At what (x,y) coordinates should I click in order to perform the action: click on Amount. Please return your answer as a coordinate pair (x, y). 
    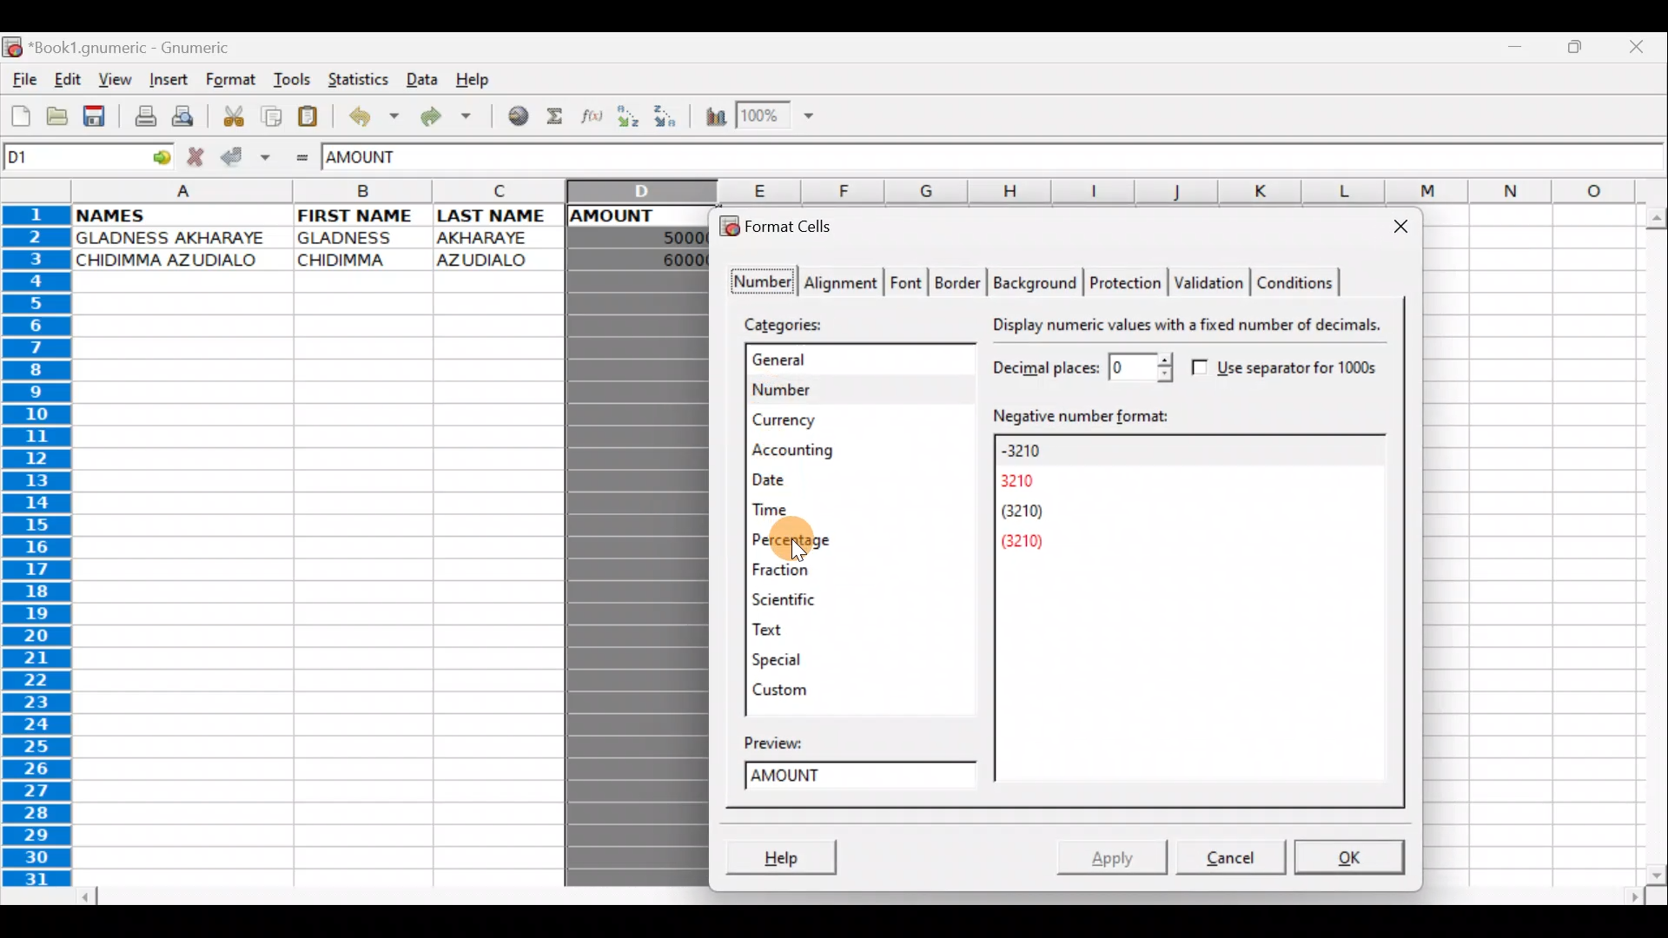
    Looking at the image, I should click on (865, 778).